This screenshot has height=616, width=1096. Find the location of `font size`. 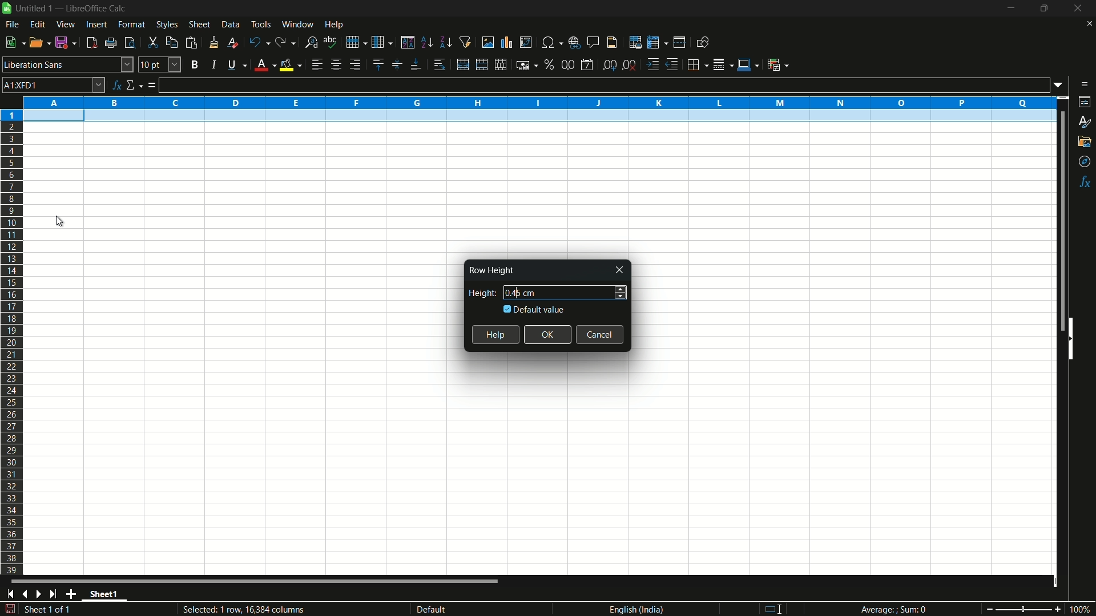

font size is located at coordinates (160, 64).